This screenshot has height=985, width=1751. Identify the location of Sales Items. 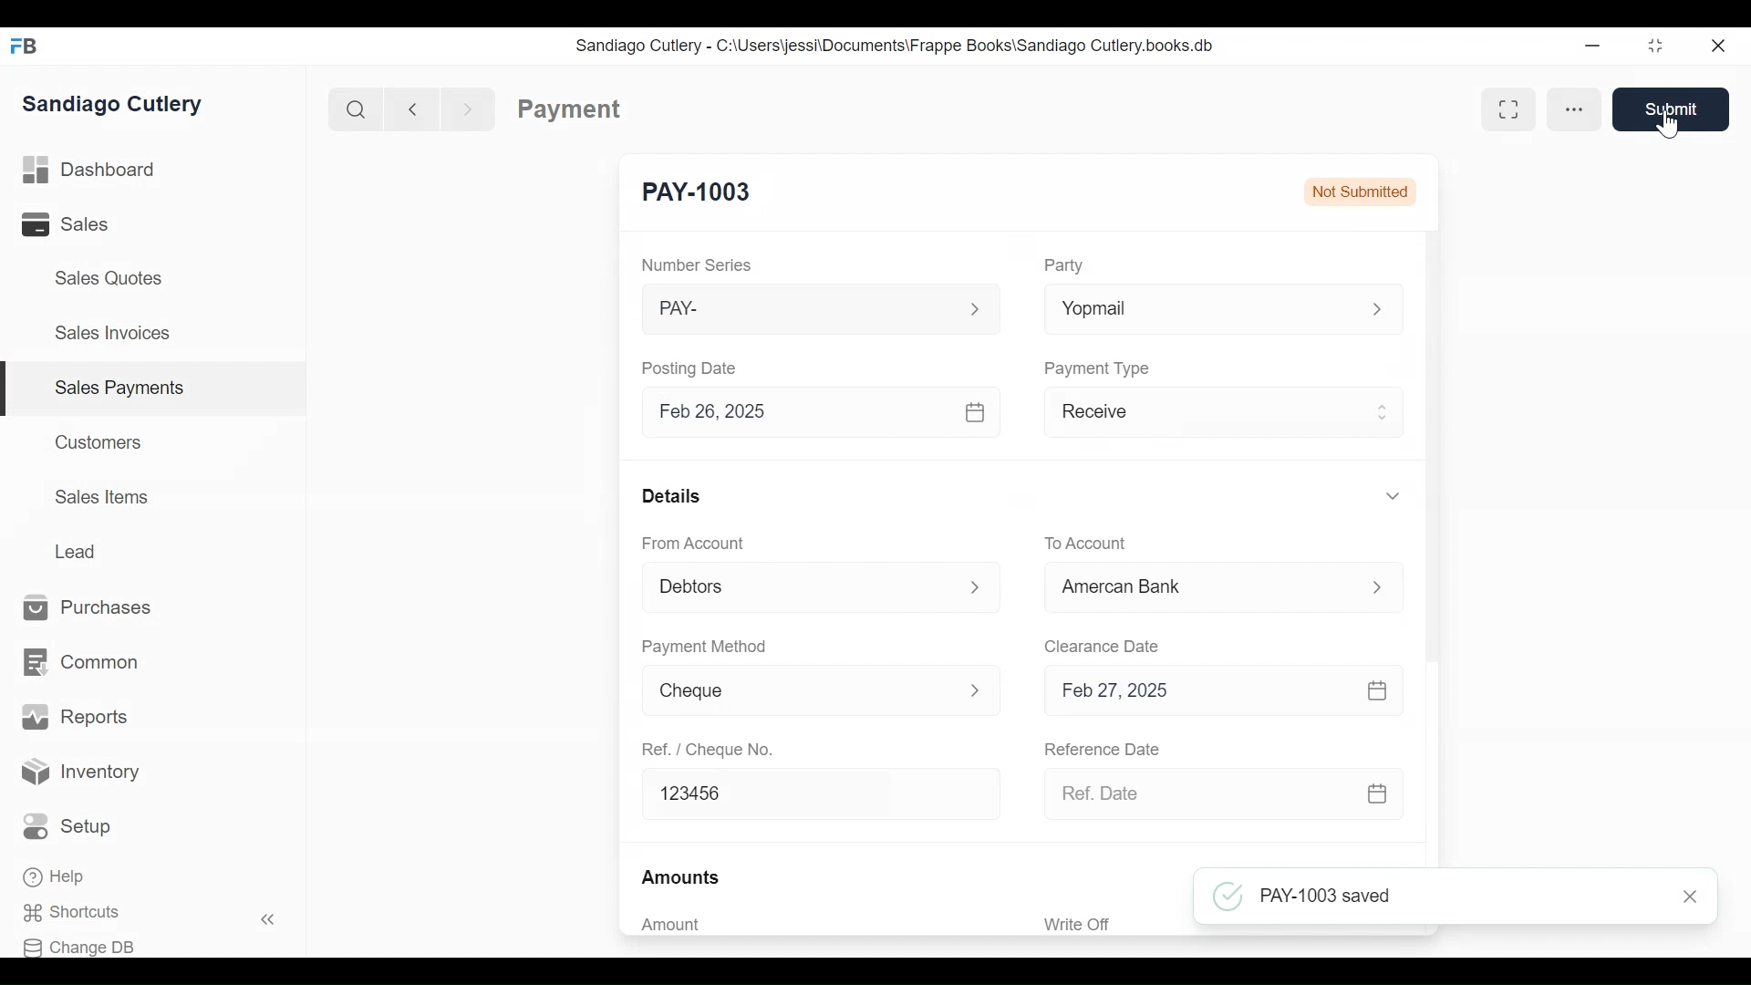
(102, 497).